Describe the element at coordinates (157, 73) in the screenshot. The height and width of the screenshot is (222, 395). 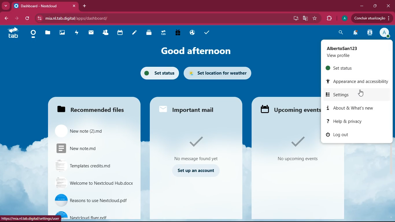
I see `set status` at that location.